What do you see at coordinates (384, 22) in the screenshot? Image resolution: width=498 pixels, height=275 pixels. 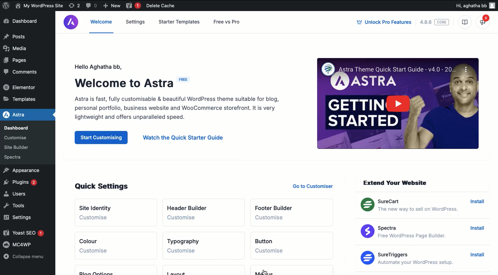 I see `Unlock pro features` at bounding box center [384, 22].